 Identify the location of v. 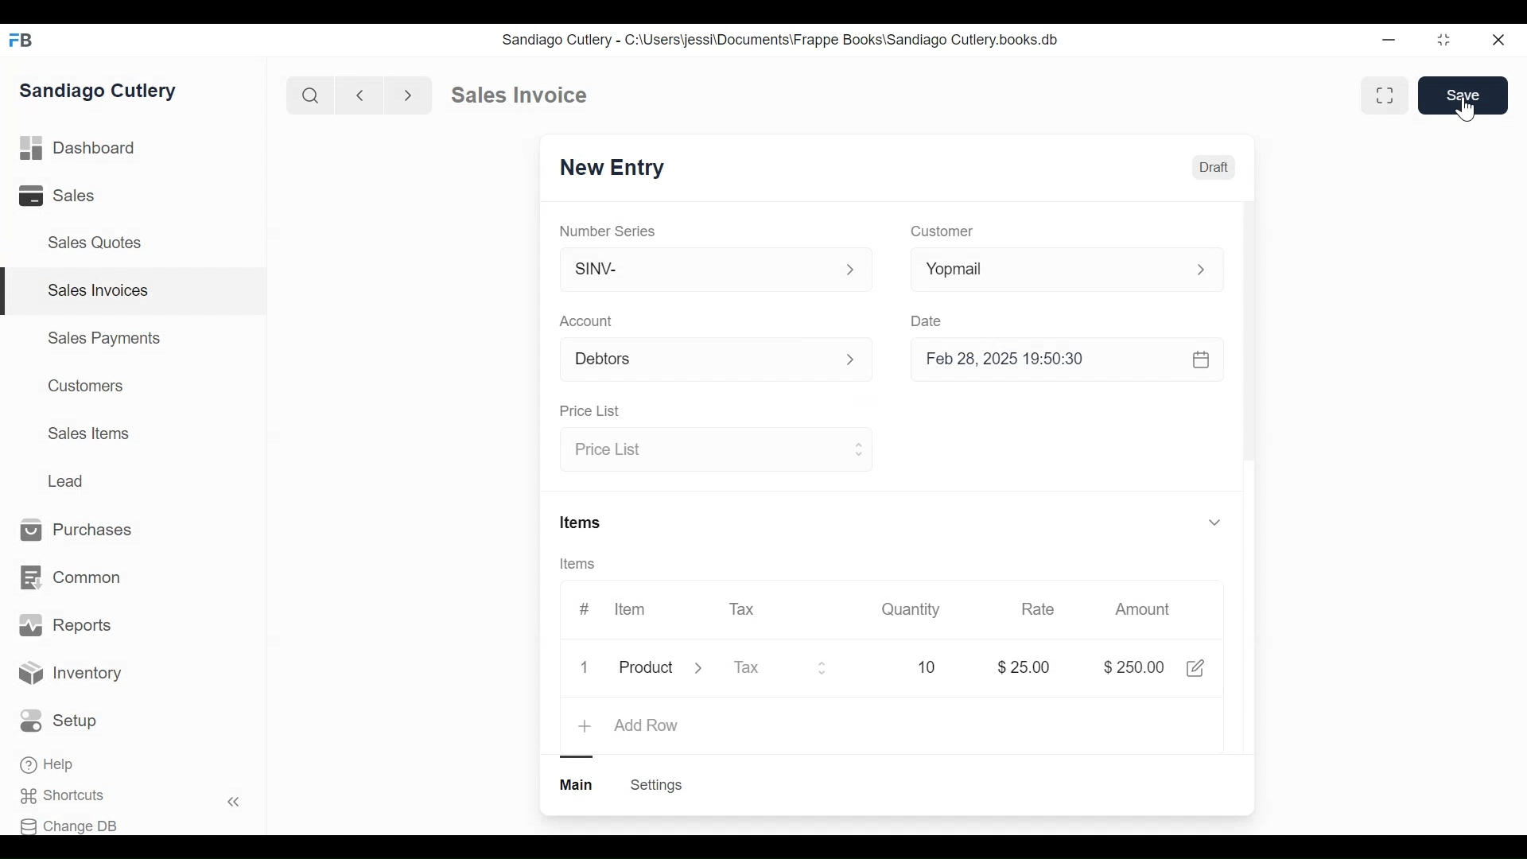
(1215, 523).